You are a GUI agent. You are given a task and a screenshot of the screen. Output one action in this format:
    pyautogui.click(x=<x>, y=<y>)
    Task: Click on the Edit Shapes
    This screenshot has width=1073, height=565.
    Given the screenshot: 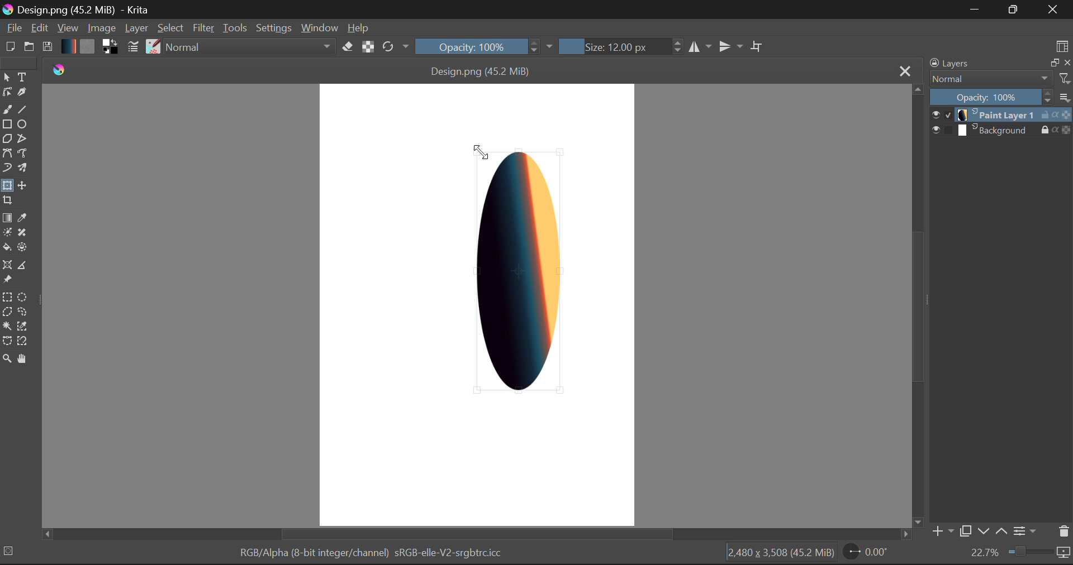 What is the action you would take?
    pyautogui.click(x=7, y=91)
    